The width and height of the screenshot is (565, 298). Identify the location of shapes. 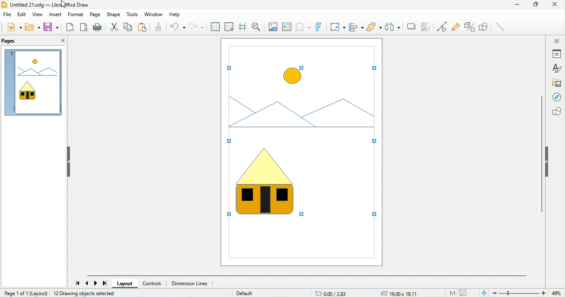
(555, 112).